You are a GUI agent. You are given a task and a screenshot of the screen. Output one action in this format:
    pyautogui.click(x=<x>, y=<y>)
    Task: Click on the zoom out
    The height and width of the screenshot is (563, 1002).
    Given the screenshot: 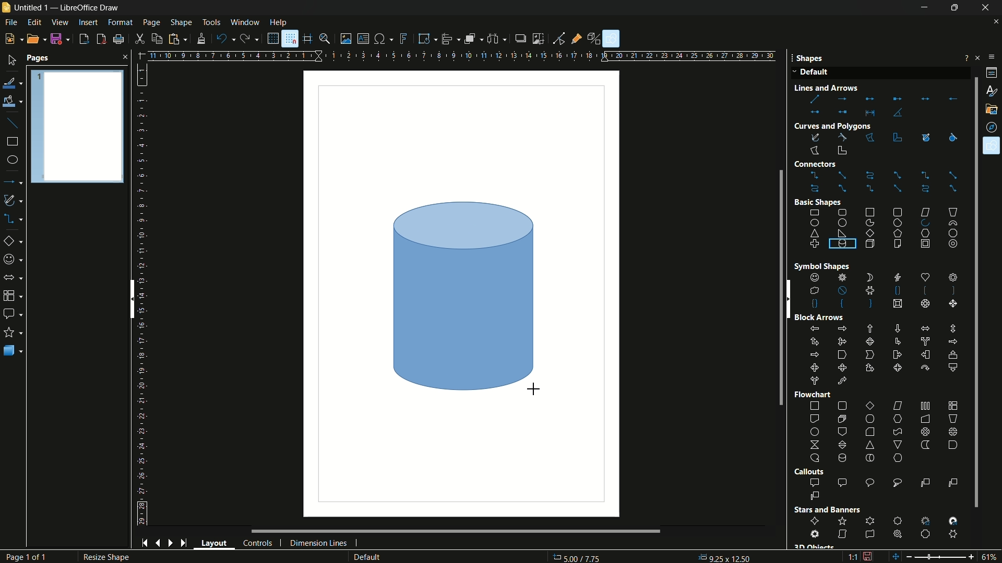 What is the action you would take?
    pyautogui.click(x=925, y=557)
    